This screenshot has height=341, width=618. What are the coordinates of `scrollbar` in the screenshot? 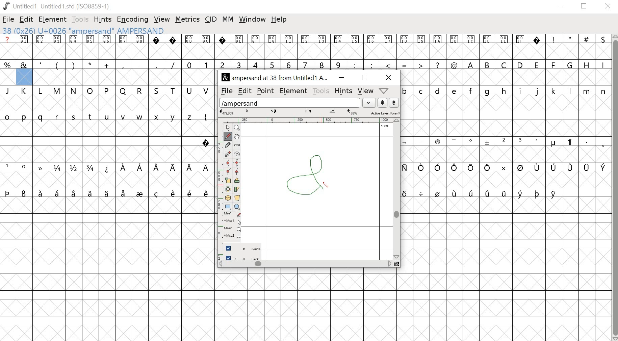 It's located at (398, 189).